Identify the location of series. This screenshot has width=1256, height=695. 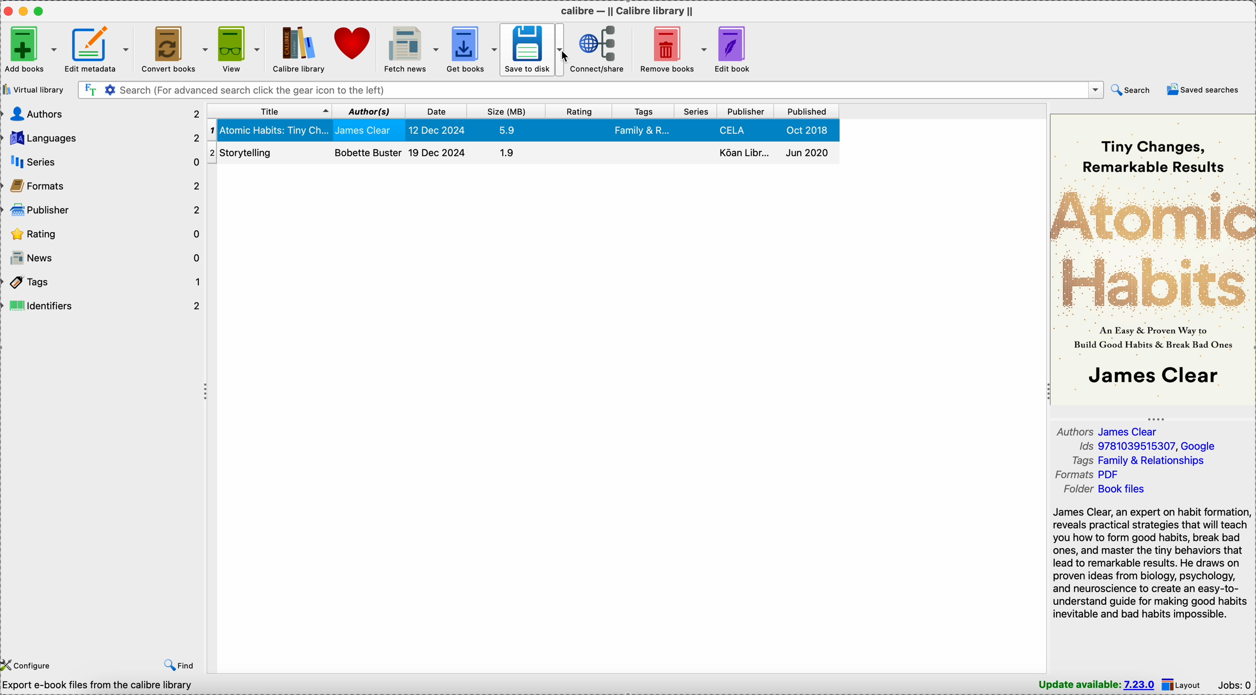
(104, 163).